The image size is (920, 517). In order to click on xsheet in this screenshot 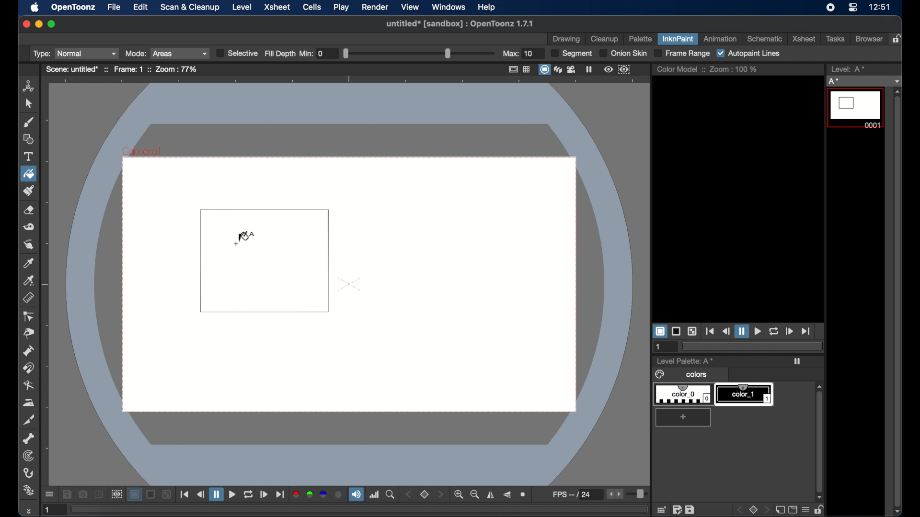, I will do `click(803, 39)`.